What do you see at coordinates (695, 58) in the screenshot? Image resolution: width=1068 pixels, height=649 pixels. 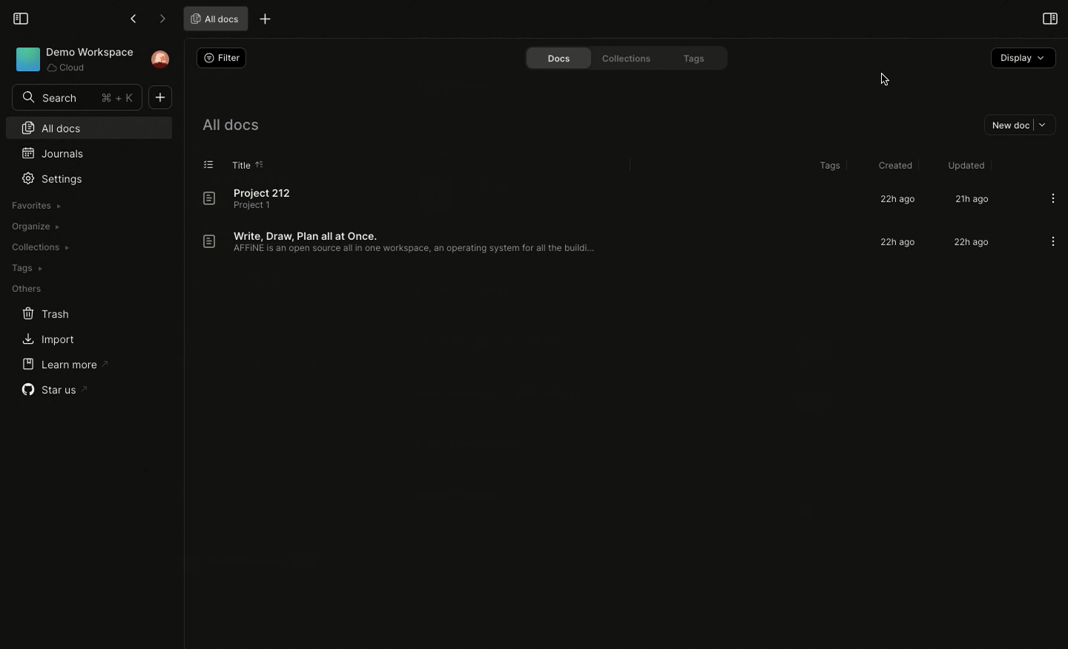 I see `Tags` at bounding box center [695, 58].